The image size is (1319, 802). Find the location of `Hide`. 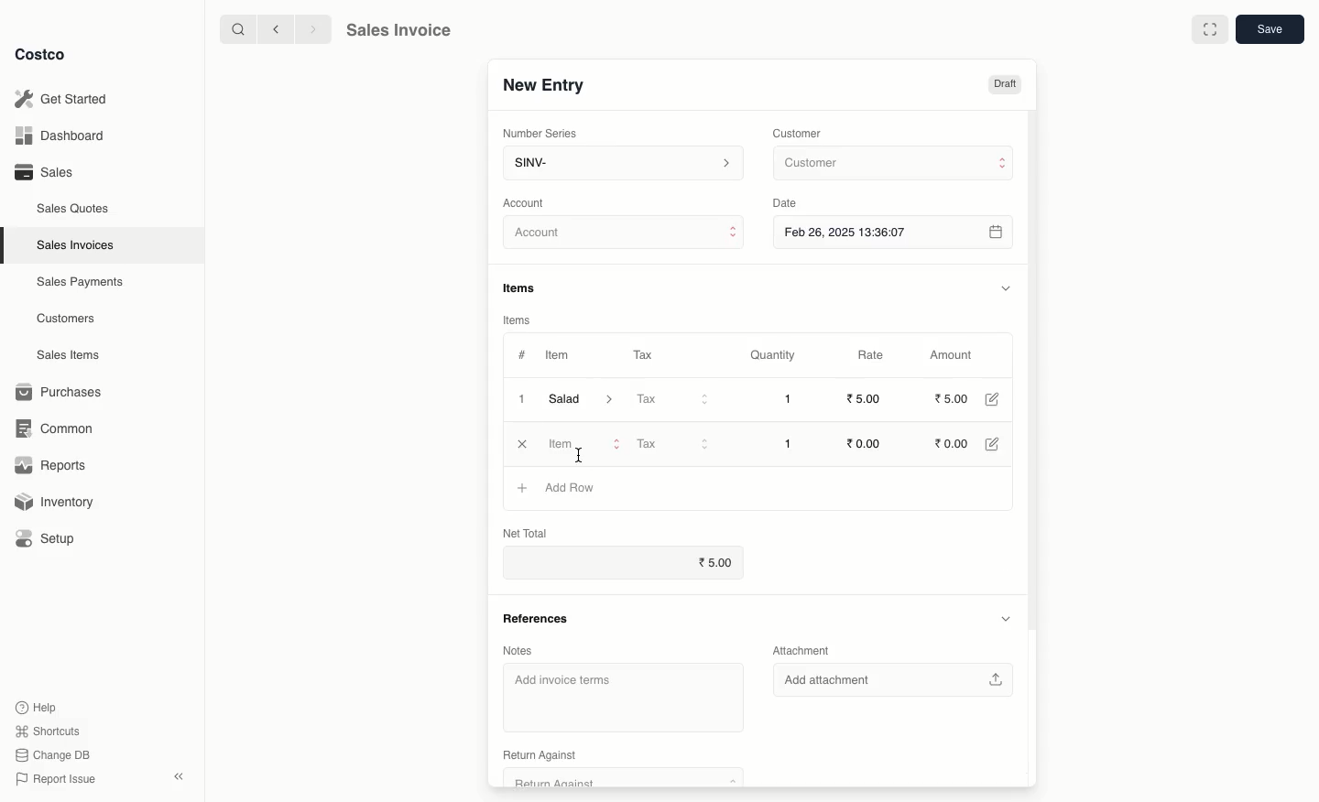

Hide is located at coordinates (1008, 618).